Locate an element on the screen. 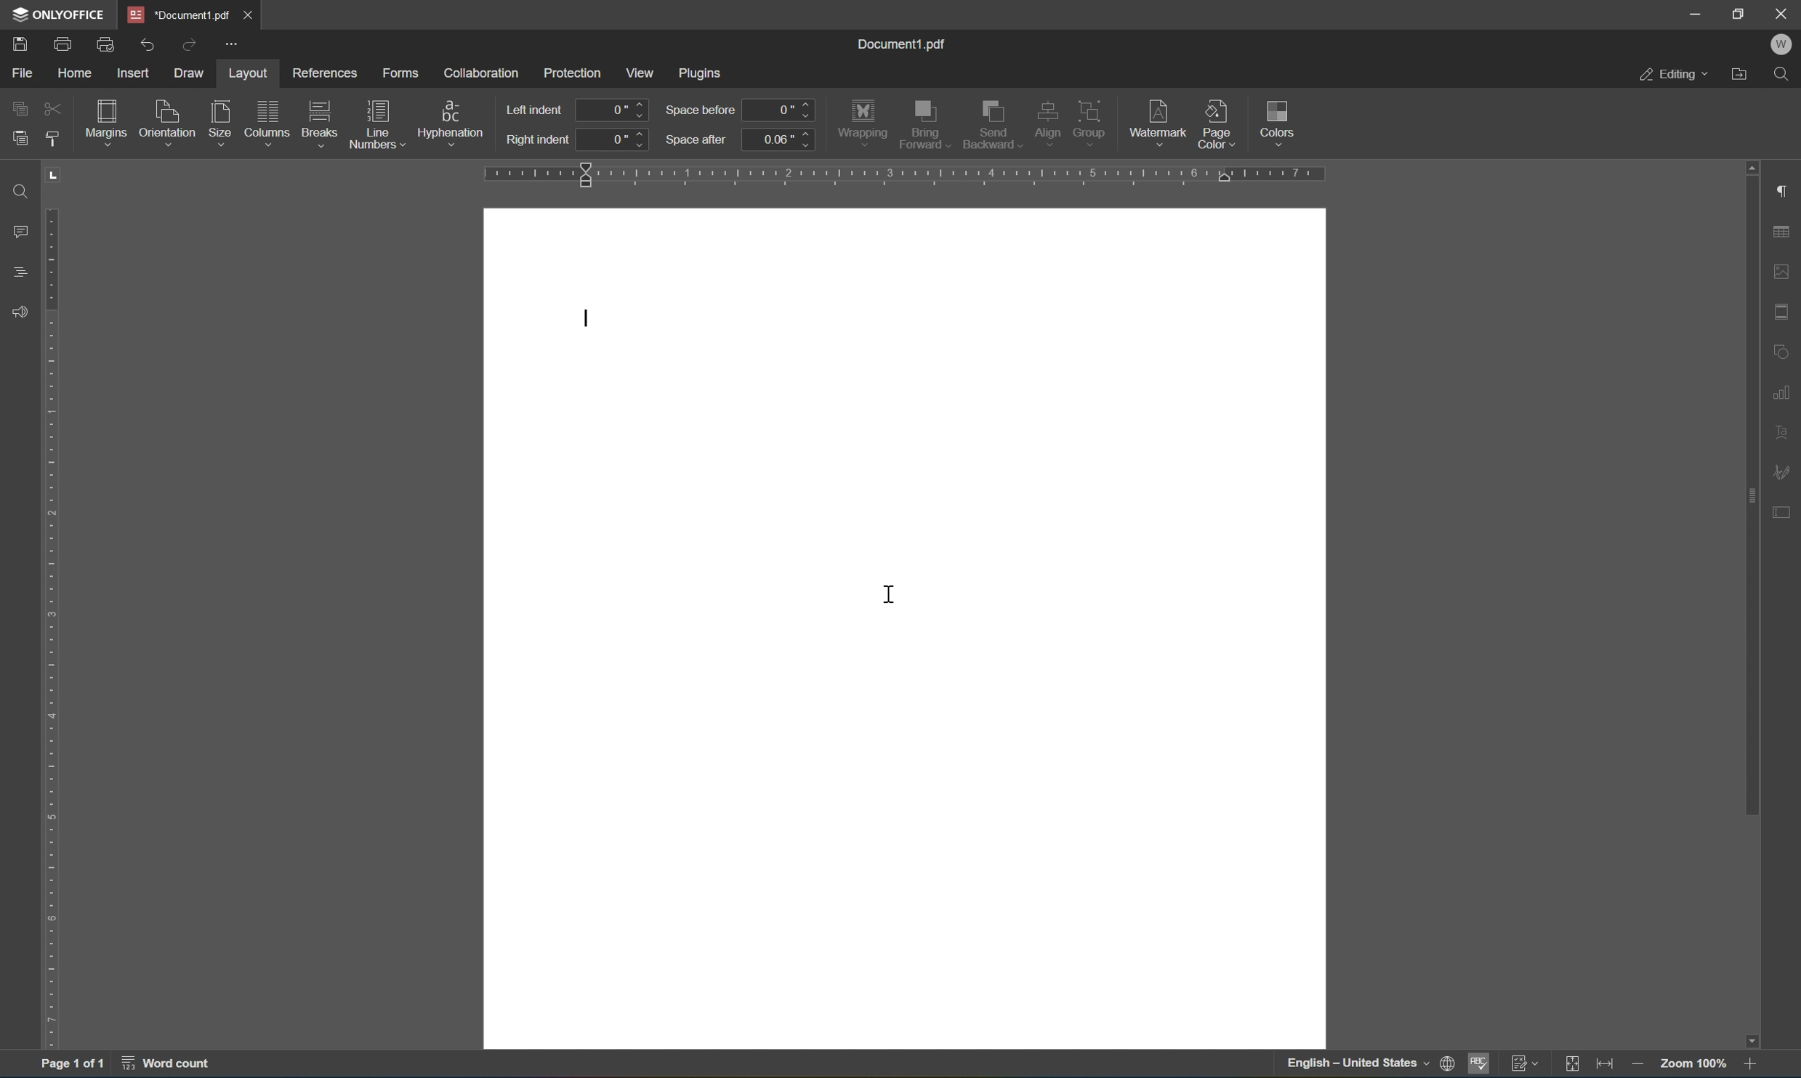  close is located at coordinates (1782, 13).